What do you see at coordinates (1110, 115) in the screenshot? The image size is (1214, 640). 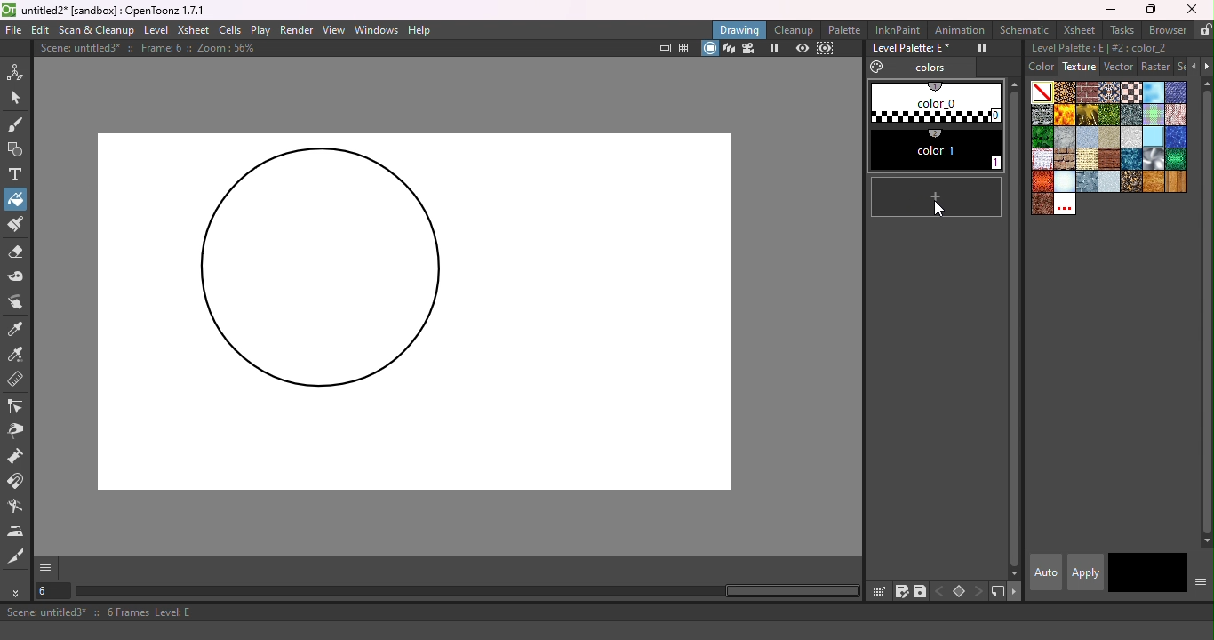 I see `Grass.bmp` at bounding box center [1110, 115].